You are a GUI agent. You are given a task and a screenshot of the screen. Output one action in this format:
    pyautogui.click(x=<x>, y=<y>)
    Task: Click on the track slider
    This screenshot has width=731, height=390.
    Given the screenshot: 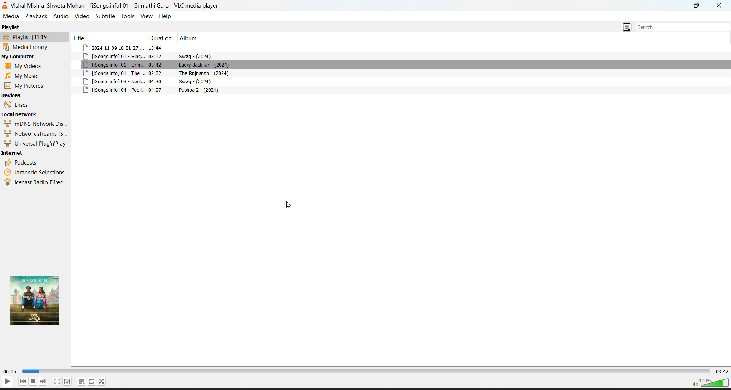 What is the action you would take?
    pyautogui.click(x=364, y=372)
    